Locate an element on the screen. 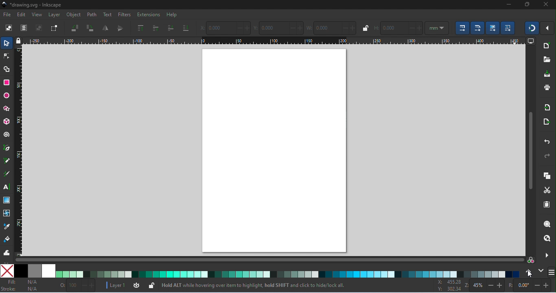 The image size is (556, 293). flip vertical is located at coordinates (120, 28).